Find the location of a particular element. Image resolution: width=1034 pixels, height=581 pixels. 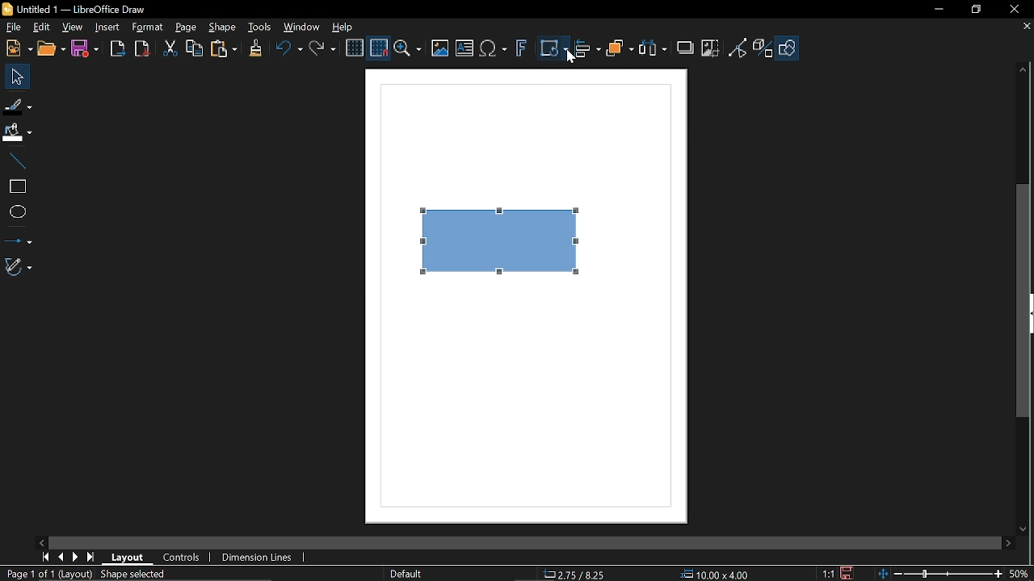

Shape is located at coordinates (789, 51).